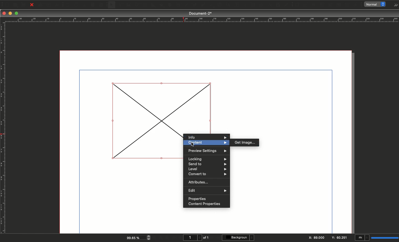 The height and width of the screenshot is (242, 399). I want to click on Print, so click(40, 5).